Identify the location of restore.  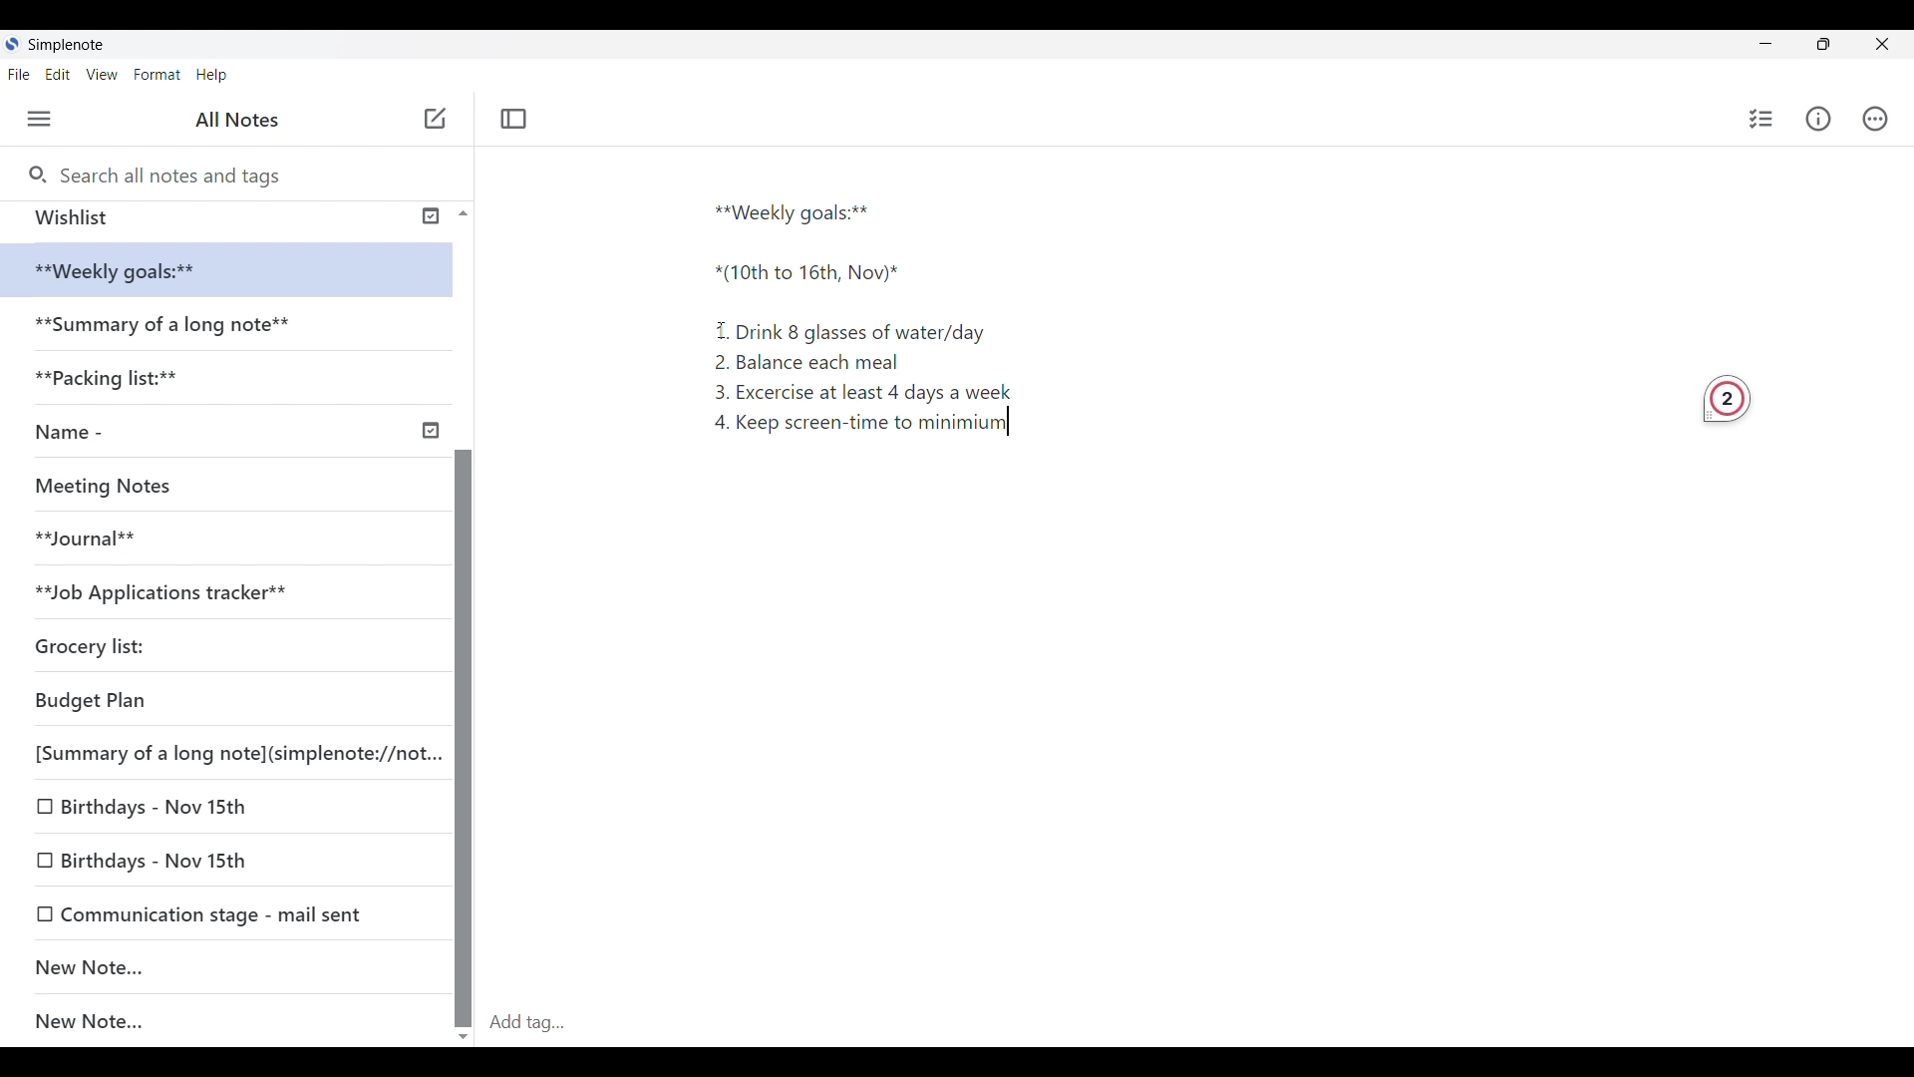
(1840, 47).